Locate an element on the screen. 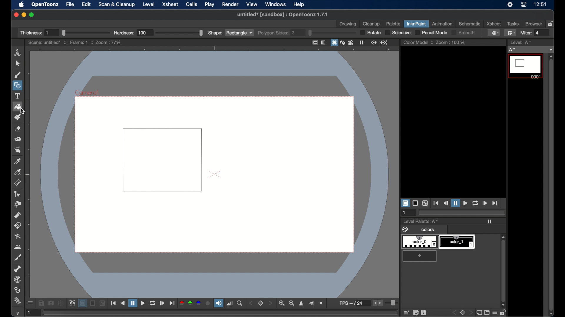  Smooth is located at coordinates (466, 33).